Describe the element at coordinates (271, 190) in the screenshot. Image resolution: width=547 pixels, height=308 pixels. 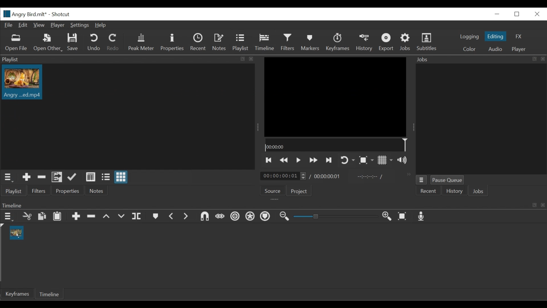
I see `Source` at that location.